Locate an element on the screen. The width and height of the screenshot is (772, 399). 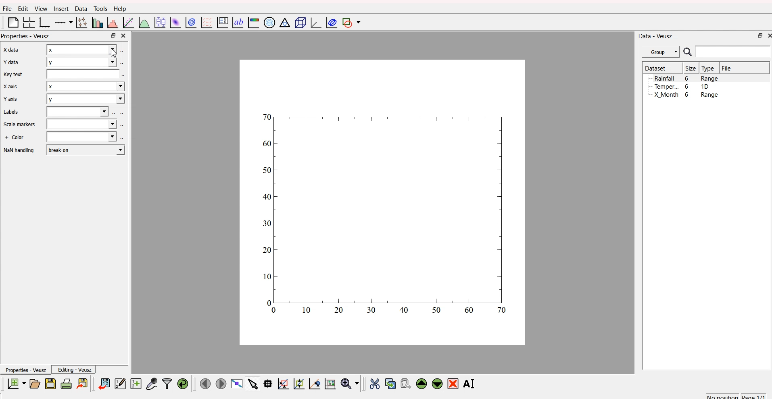
Properties - Veusz is located at coordinates (25, 370).